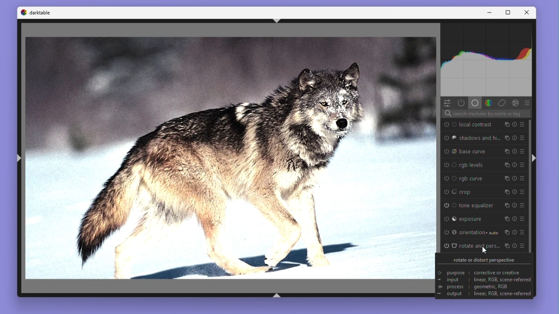 The image size is (559, 314). What do you see at coordinates (17, 159) in the screenshot?
I see `Shift + ctrl + l` at bounding box center [17, 159].